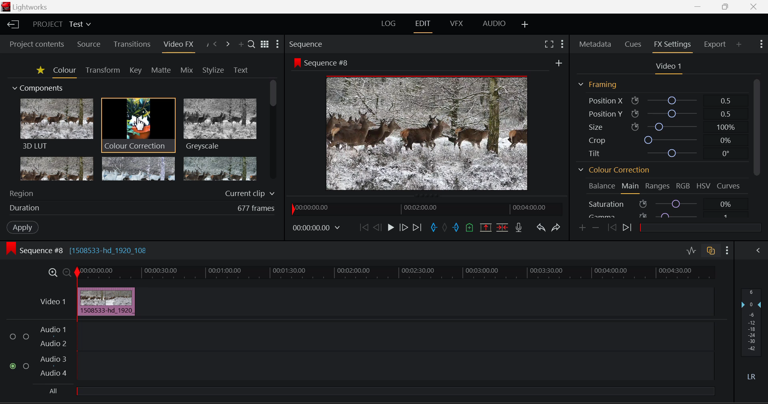 This screenshot has width=768, height=404. Describe the element at coordinates (691, 252) in the screenshot. I see `Toggle Audio Levels Editing` at that location.